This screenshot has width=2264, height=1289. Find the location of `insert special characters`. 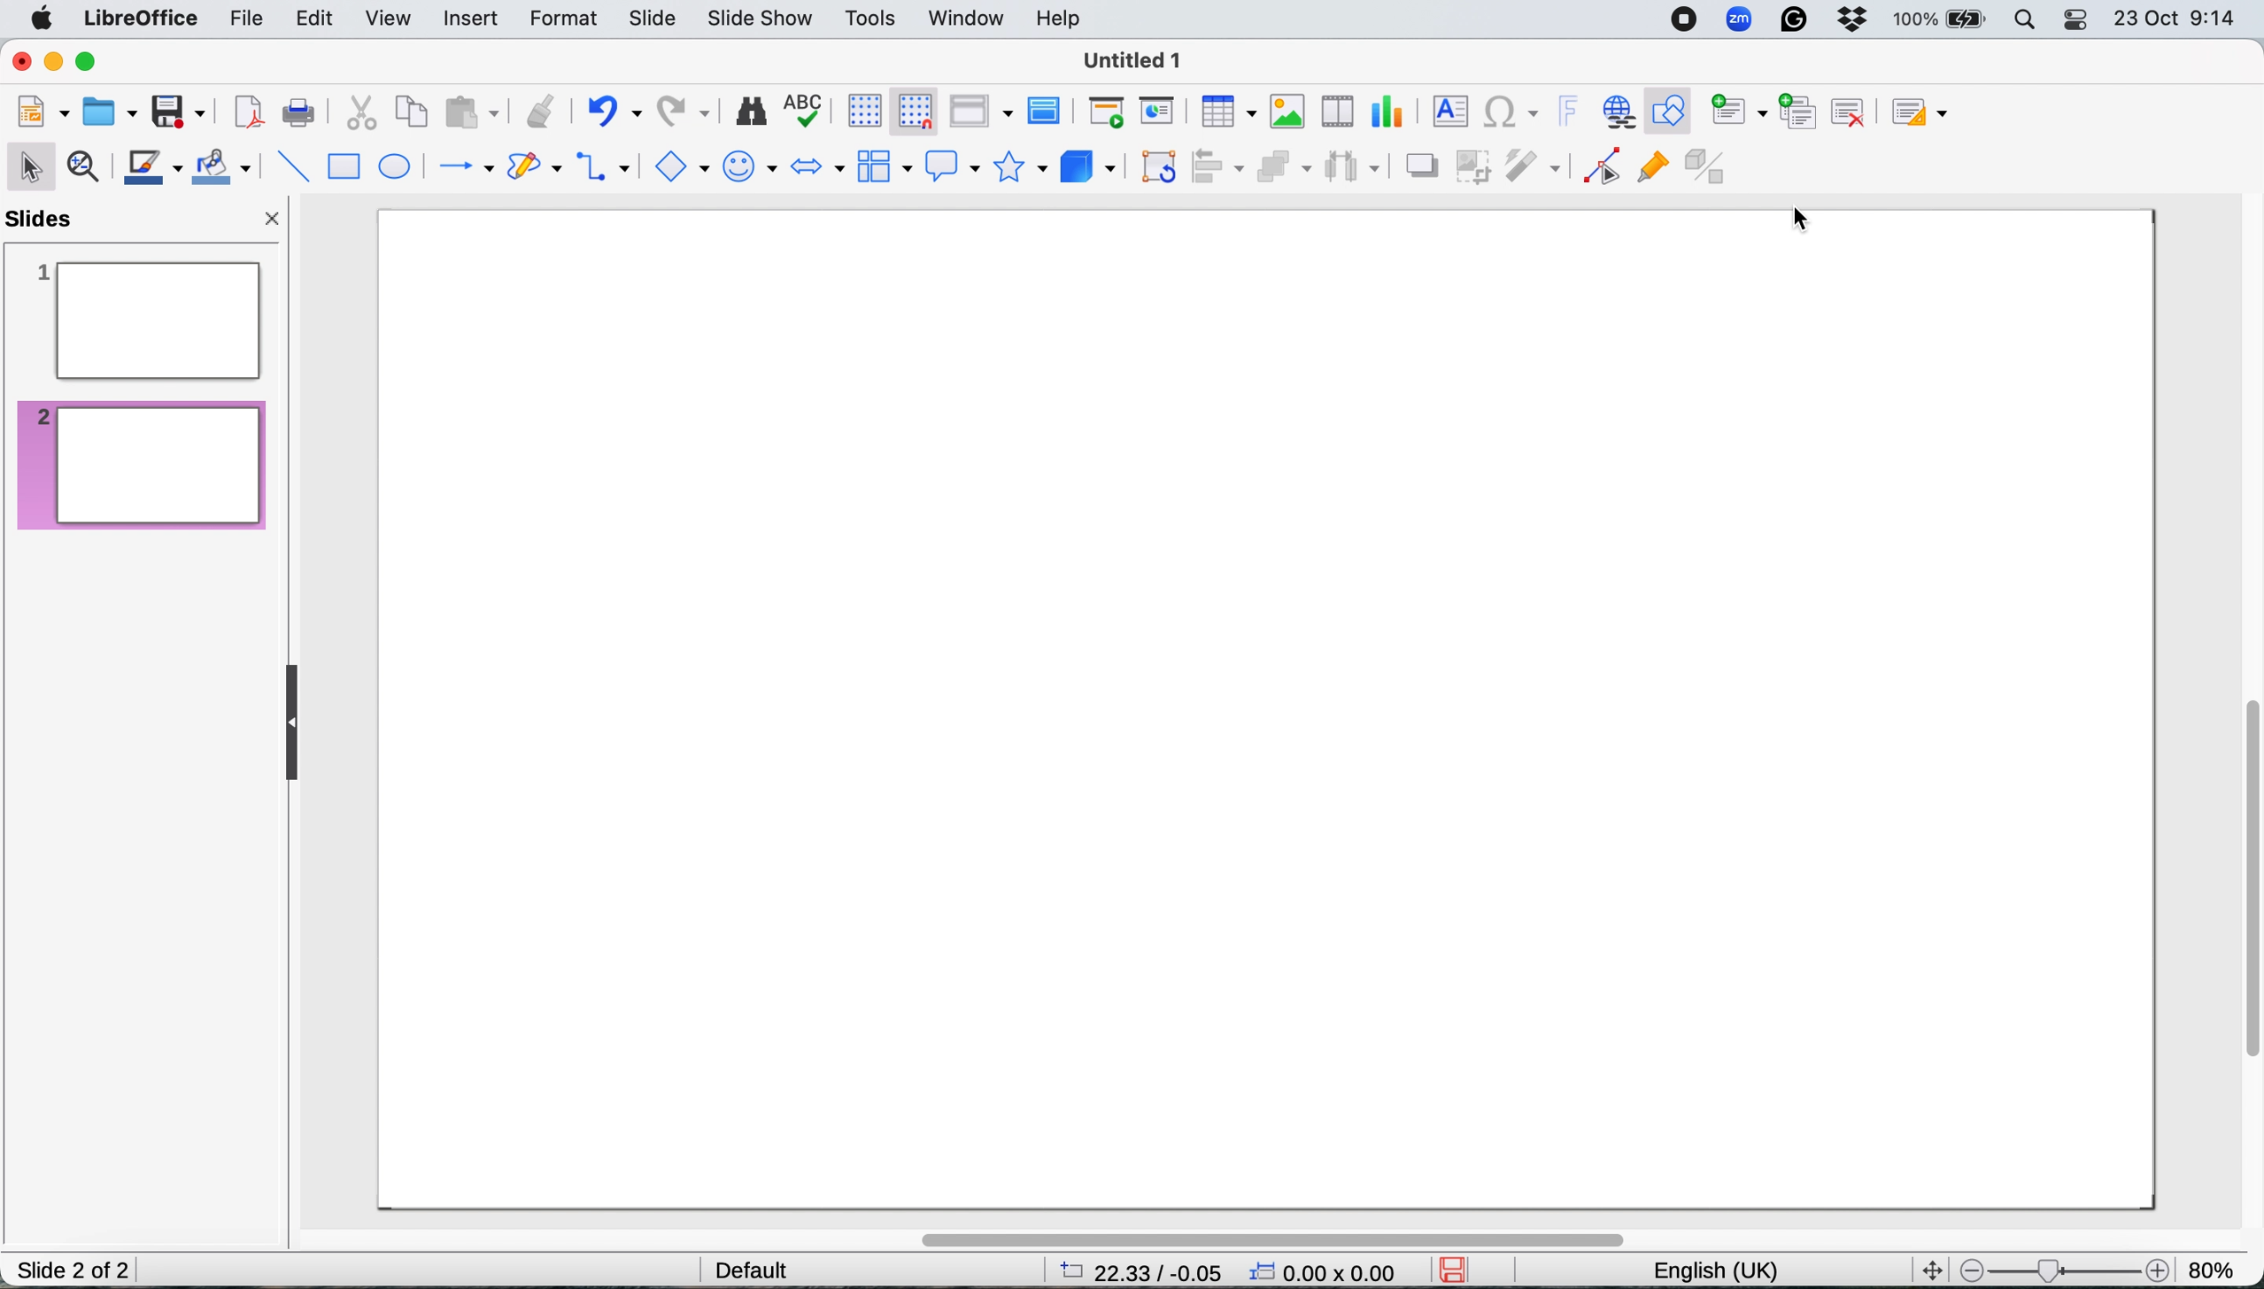

insert special characters is located at coordinates (1515, 112).